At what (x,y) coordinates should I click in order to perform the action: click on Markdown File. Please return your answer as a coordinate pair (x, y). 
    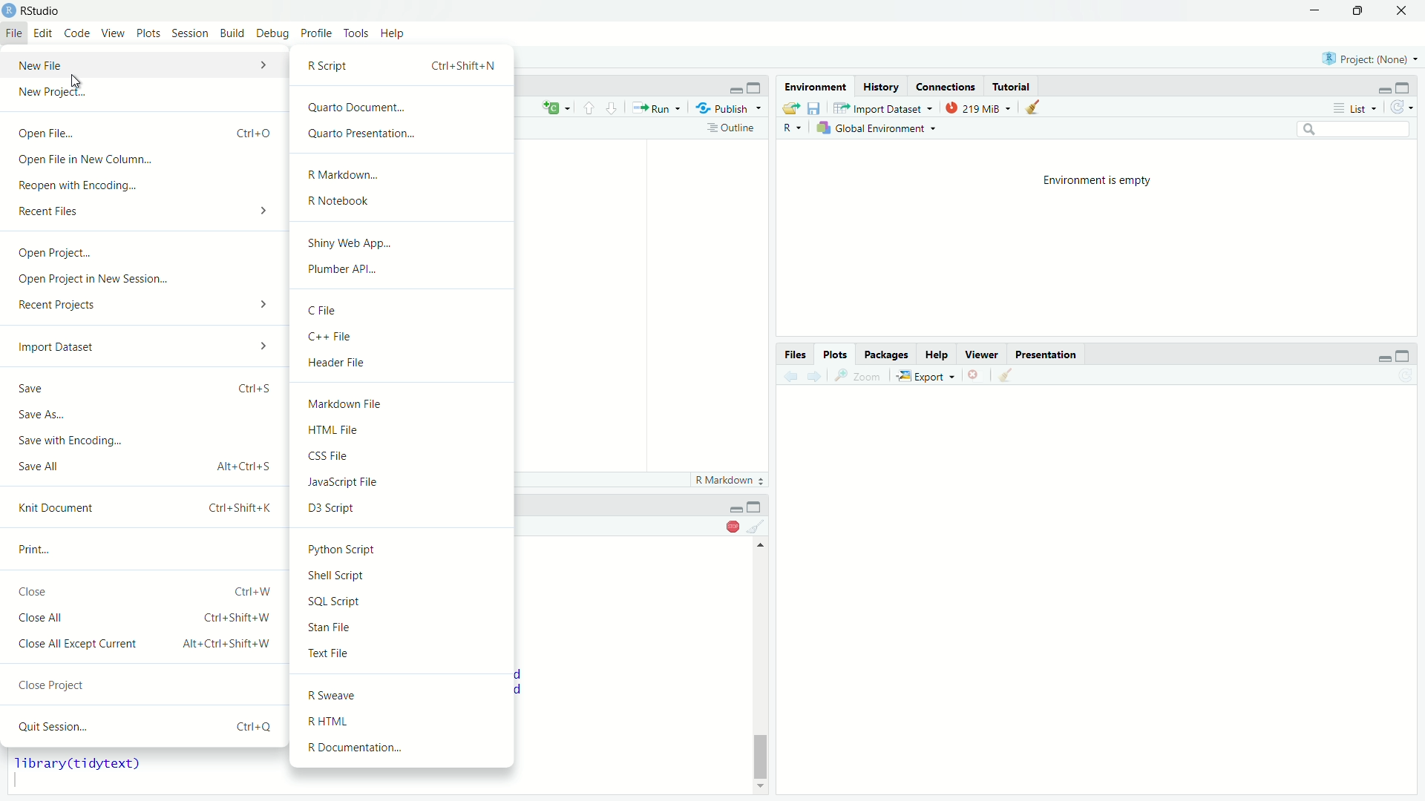
    Looking at the image, I should click on (405, 402).